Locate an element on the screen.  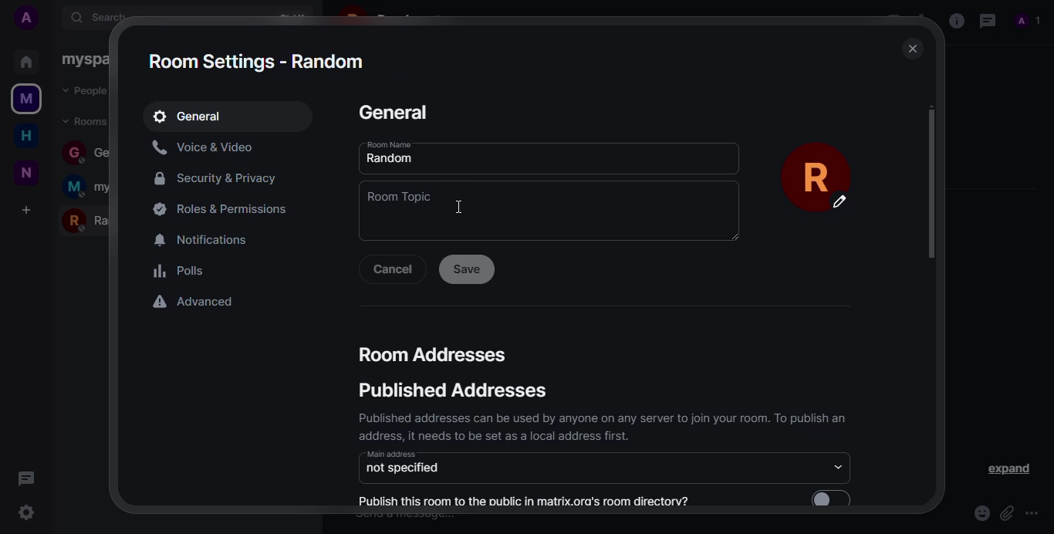
published addresses is located at coordinates (454, 390).